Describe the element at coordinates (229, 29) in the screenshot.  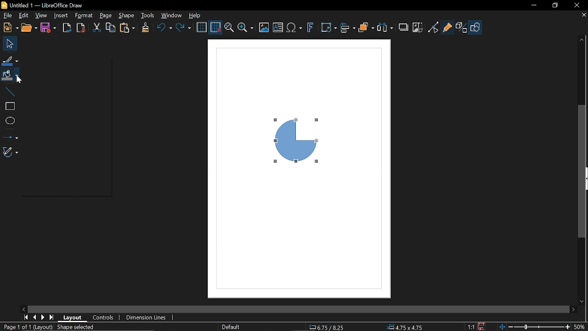
I see `Zoom and pan` at that location.